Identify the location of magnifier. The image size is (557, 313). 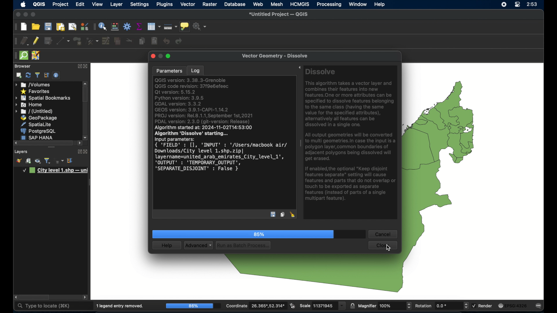
(385, 305).